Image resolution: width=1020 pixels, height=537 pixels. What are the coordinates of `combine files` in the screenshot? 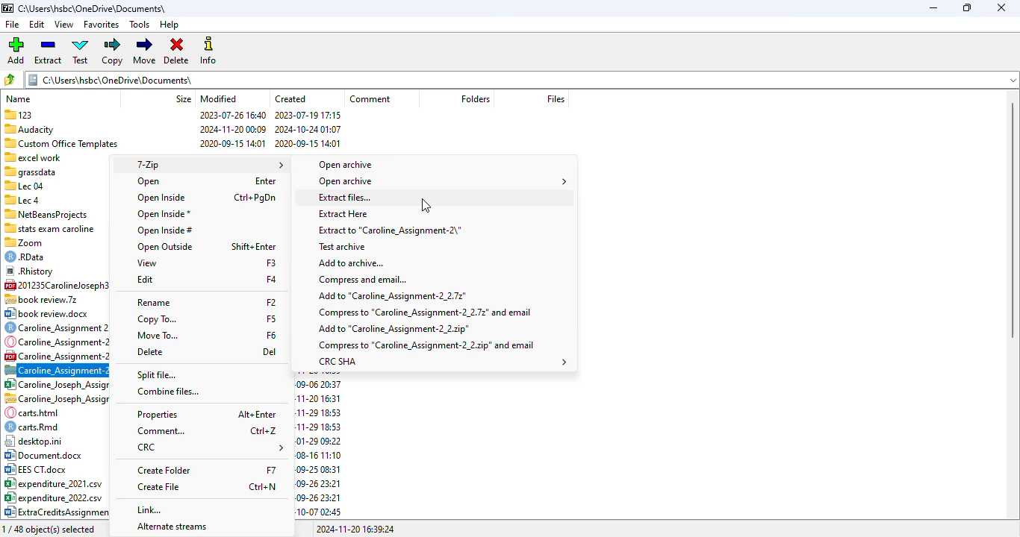 It's located at (168, 392).